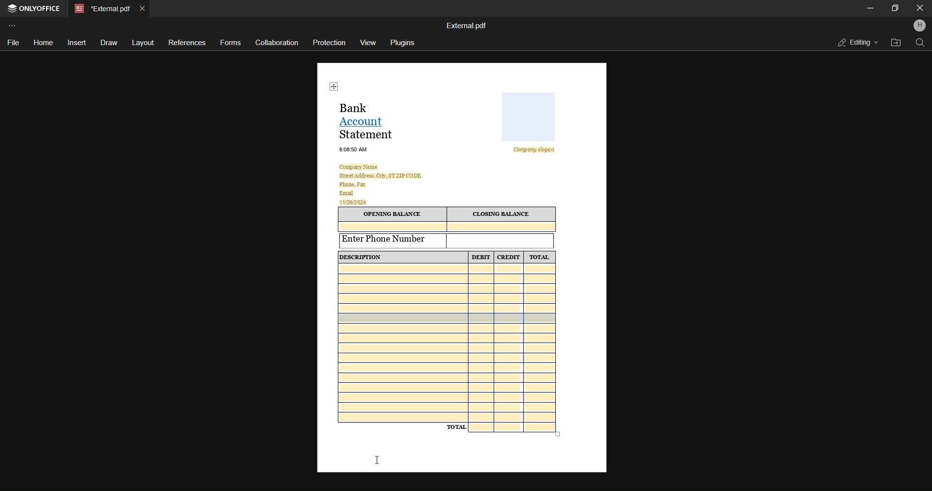  Describe the element at coordinates (391, 214) in the screenshot. I see `‘OPENING BALANCE` at that location.